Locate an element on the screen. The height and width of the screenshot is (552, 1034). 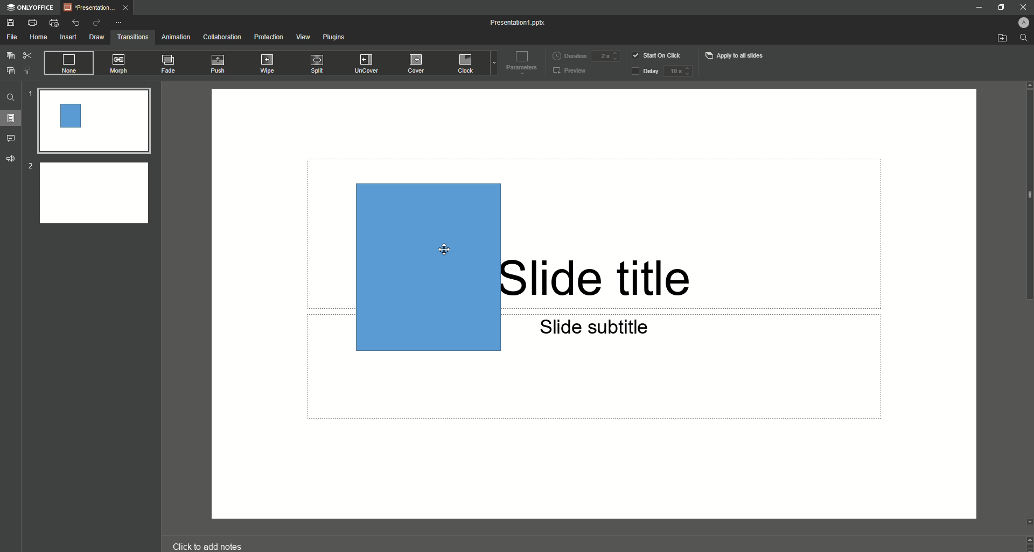
scroll bar is located at coordinates (1028, 195).